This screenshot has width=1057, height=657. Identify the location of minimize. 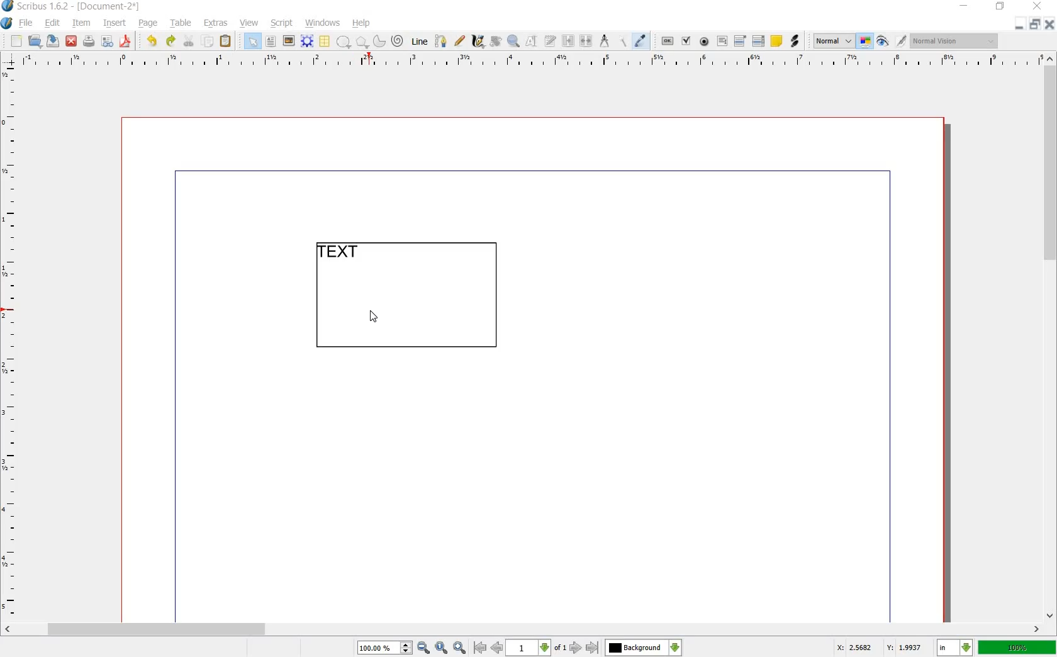
(965, 6).